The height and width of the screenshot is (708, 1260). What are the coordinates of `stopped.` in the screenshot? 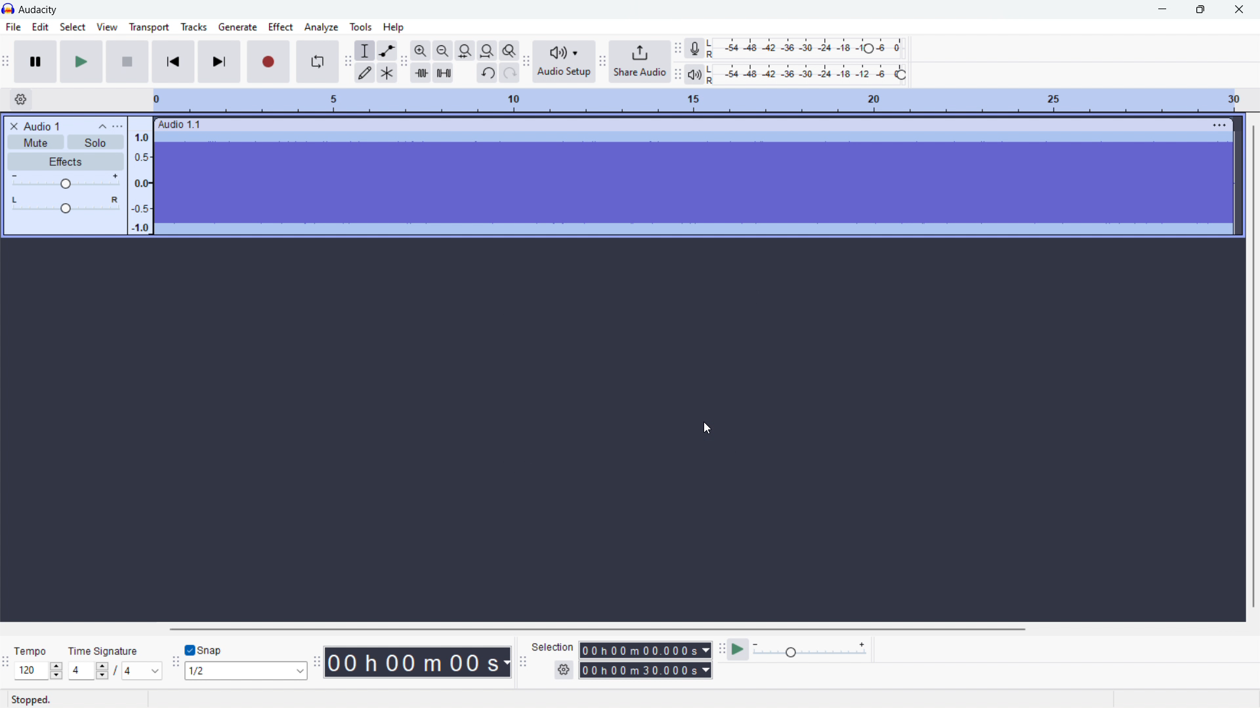 It's located at (35, 698).